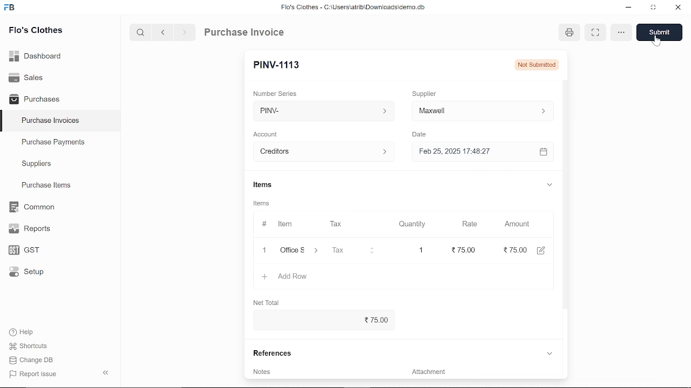  What do you see at coordinates (549, 353) in the screenshot?
I see `expand` at bounding box center [549, 353].